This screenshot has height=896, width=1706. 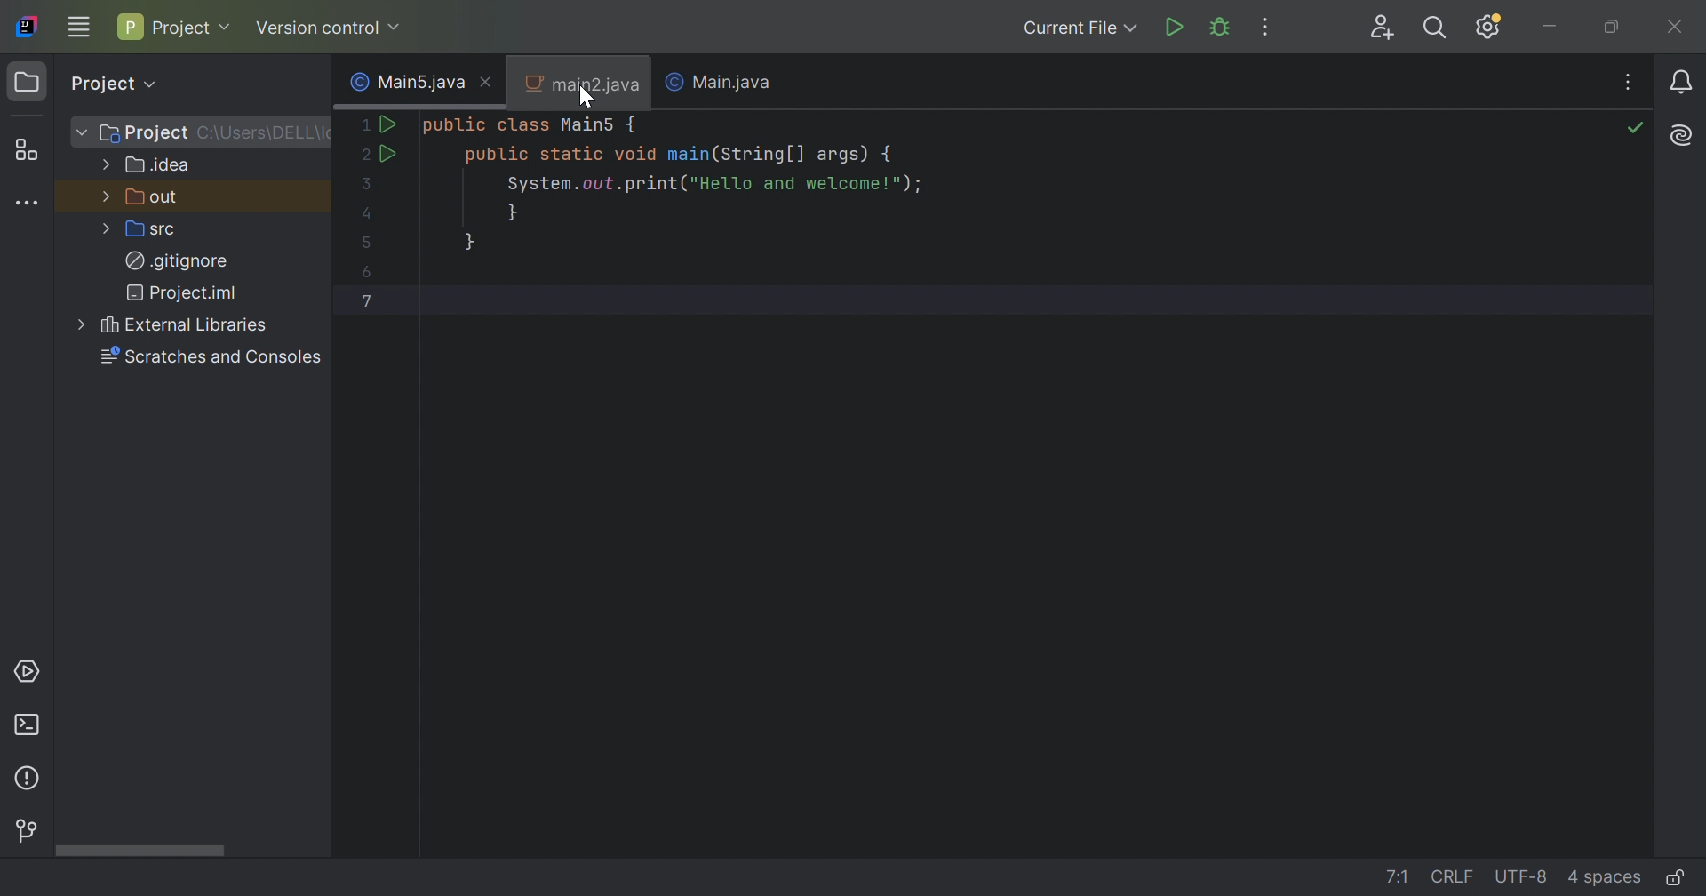 What do you see at coordinates (363, 155) in the screenshot?
I see `2` at bounding box center [363, 155].